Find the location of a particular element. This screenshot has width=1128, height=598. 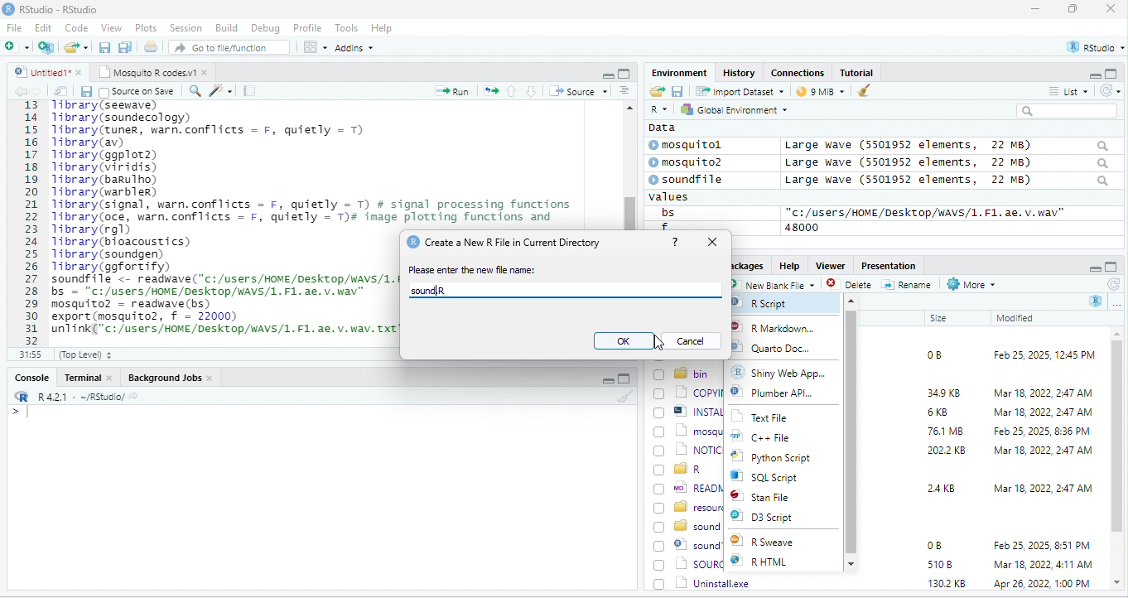

maximize is located at coordinates (1113, 265).